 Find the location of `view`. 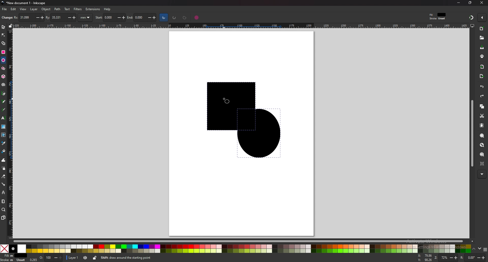

view is located at coordinates (23, 9).